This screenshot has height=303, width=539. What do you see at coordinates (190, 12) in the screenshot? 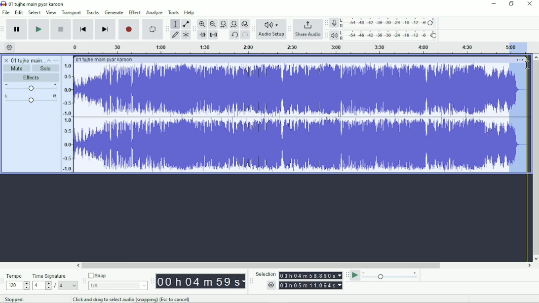
I see `Help` at bounding box center [190, 12].